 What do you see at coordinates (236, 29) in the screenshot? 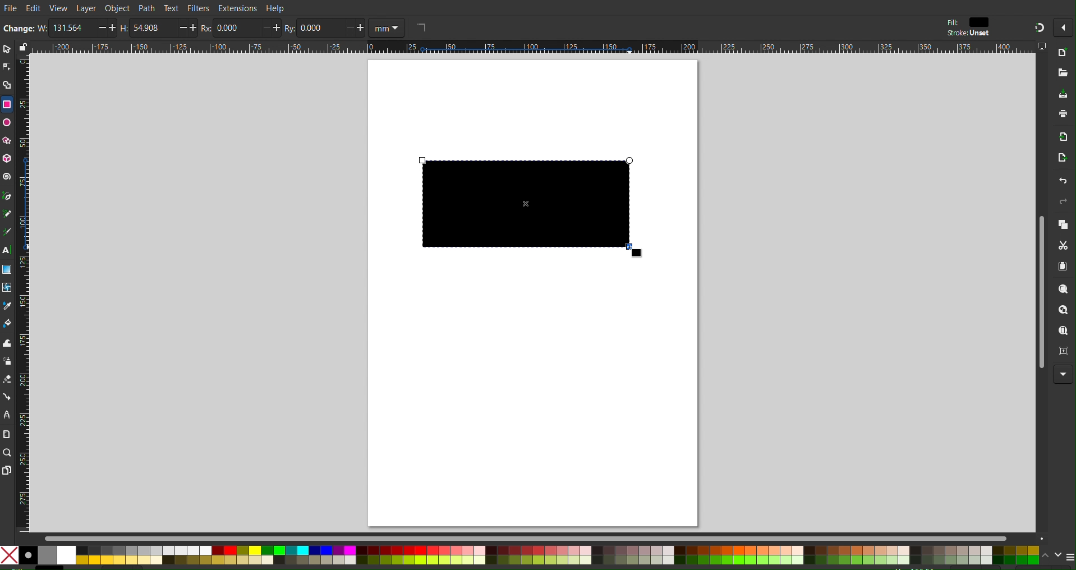
I see `0.000` at bounding box center [236, 29].